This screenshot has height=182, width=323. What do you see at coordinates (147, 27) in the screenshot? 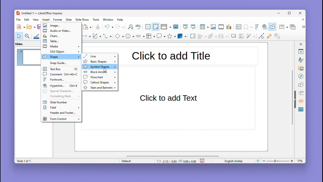
I see `display grid` at bounding box center [147, 27].